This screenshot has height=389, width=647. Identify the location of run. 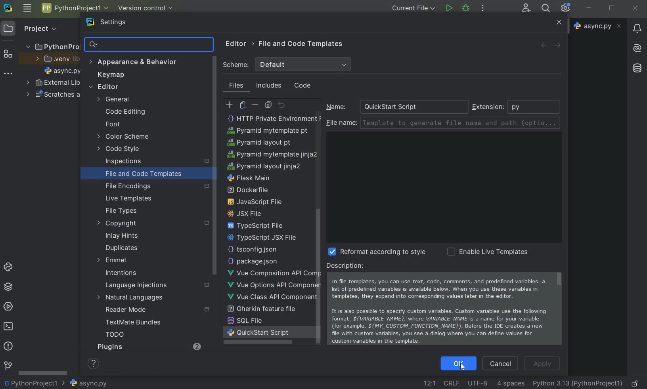
(448, 8).